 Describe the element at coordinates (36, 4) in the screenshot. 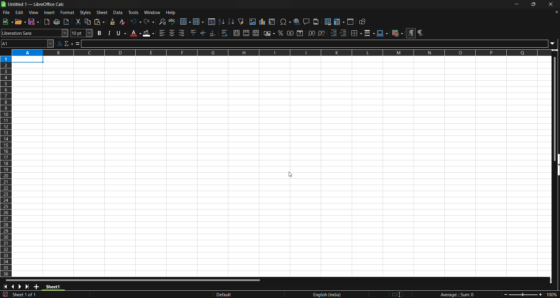

I see `title` at that location.